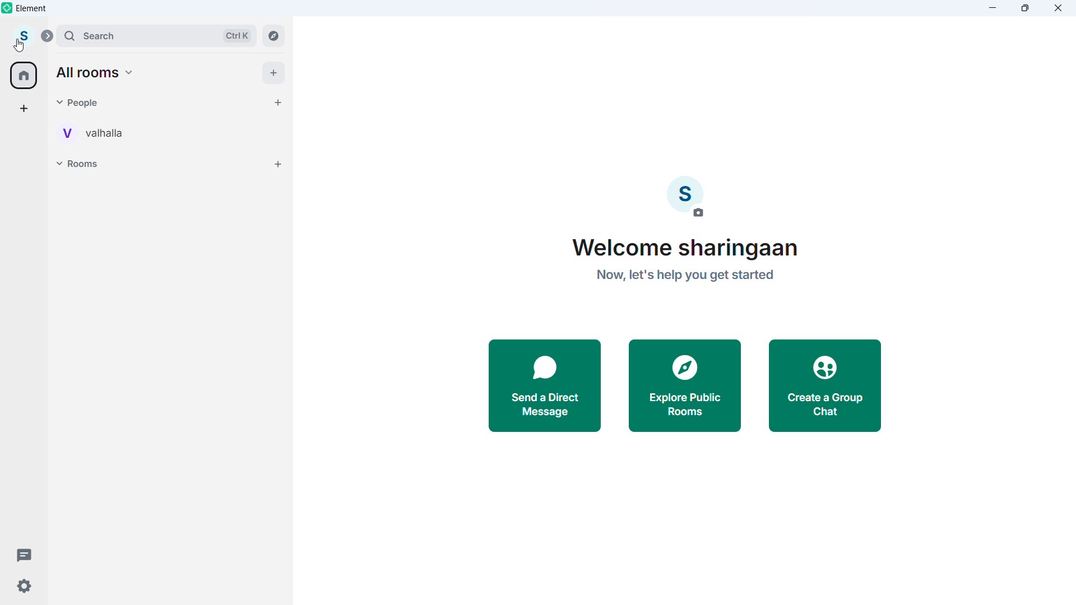 Image resolution: width=1076 pixels, height=605 pixels. What do you see at coordinates (278, 164) in the screenshot?
I see `Add rooms ` at bounding box center [278, 164].